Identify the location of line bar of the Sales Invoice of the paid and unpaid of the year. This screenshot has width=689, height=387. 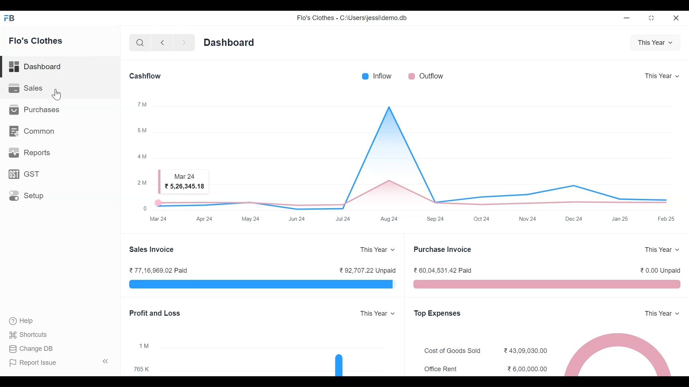
(262, 285).